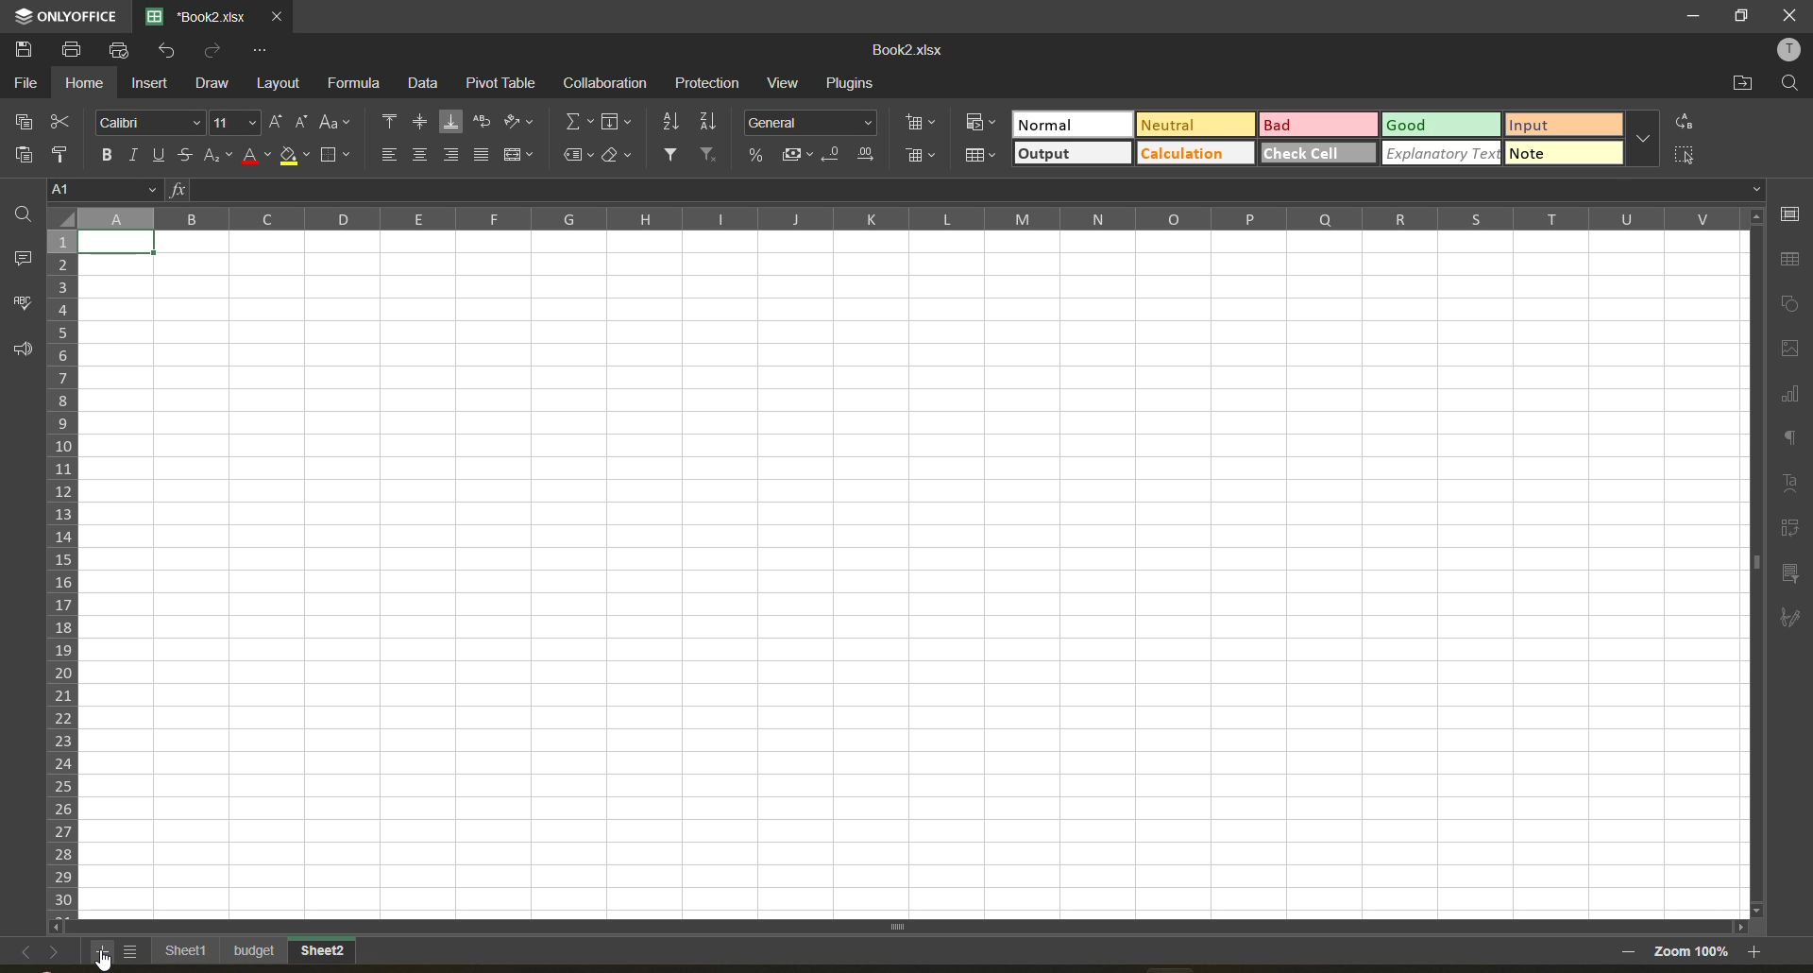  Describe the element at coordinates (24, 50) in the screenshot. I see `save` at that location.